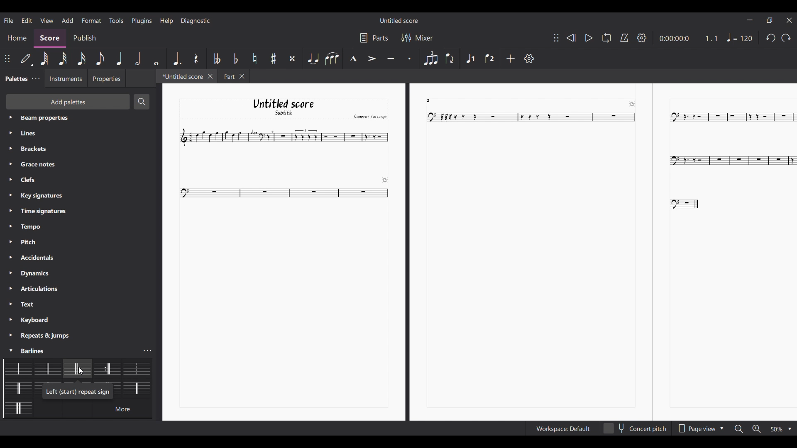 The height and width of the screenshot is (448, 797). Describe the element at coordinates (607, 38) in the screenshot. I see `Loop playback ` at that location.